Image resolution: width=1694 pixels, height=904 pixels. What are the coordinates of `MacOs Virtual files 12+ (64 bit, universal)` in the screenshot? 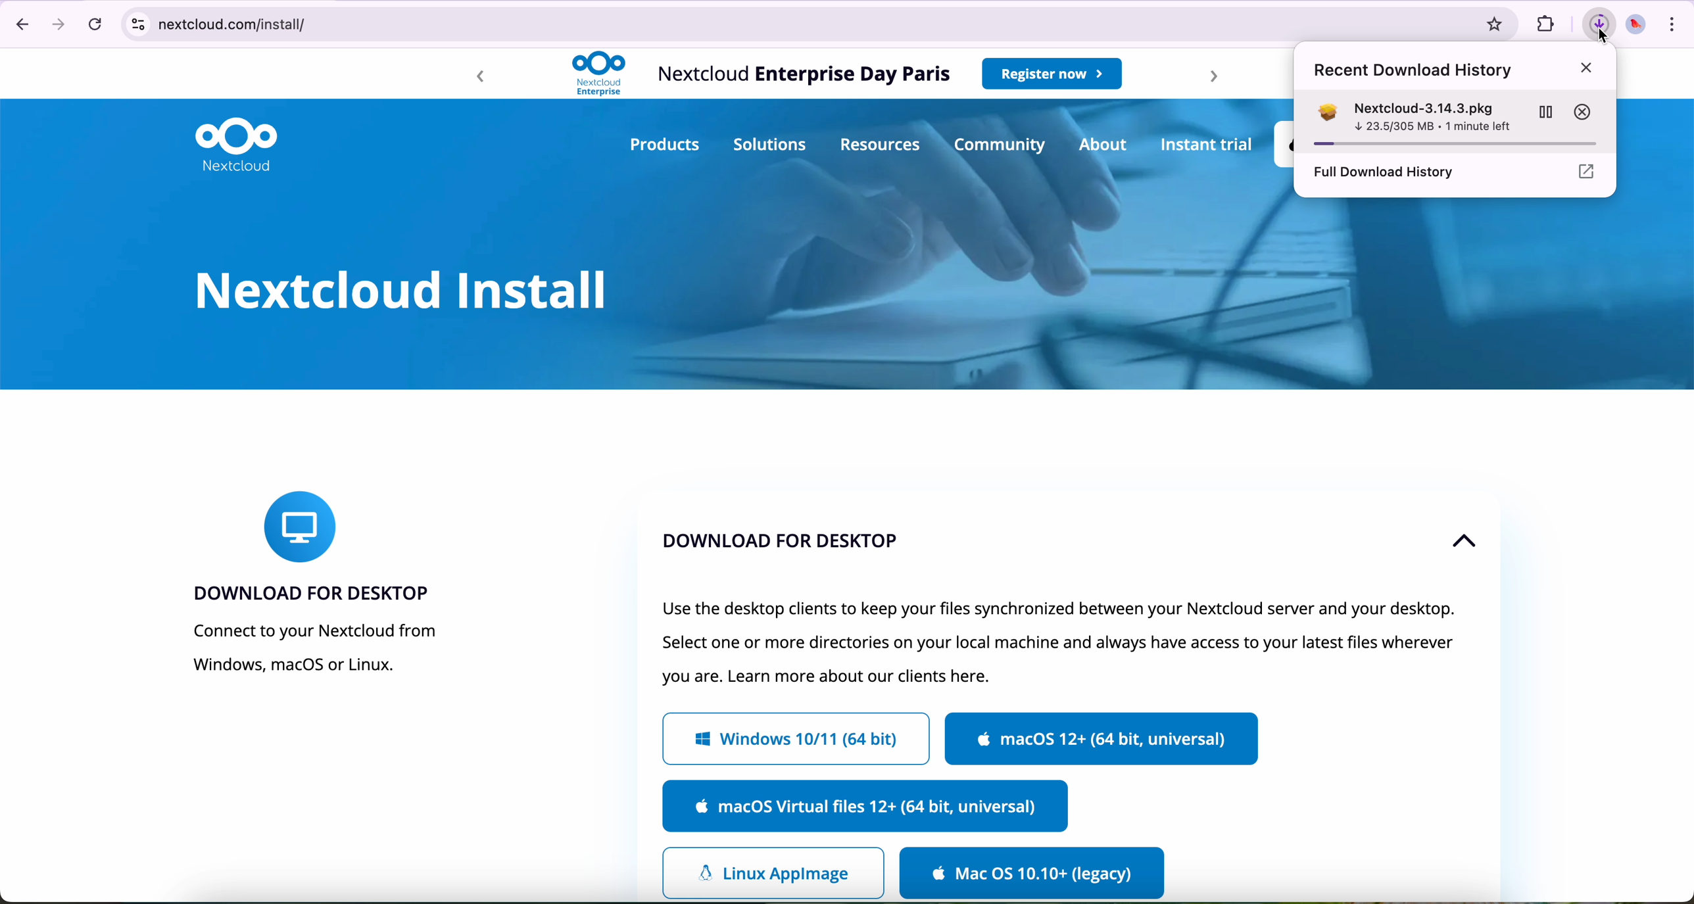 It's located at (867, 809).